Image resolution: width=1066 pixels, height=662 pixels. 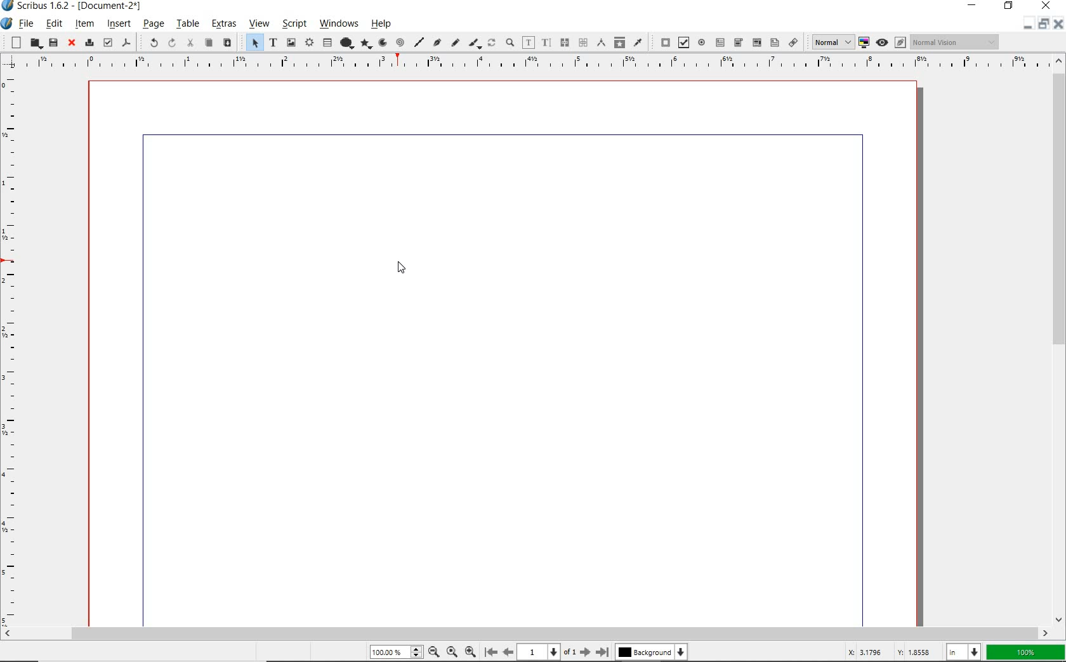 What do you see at coordinates (962, 651) in the screenshot?
I see `select unit` at bounding box center [962, 651].